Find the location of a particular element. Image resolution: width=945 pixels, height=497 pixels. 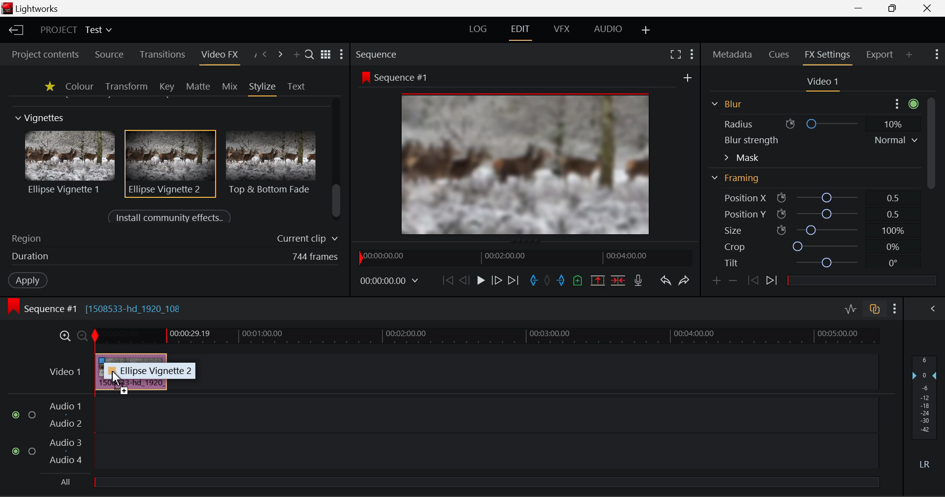

Vignettes Section is located at coordinates (40, 118).